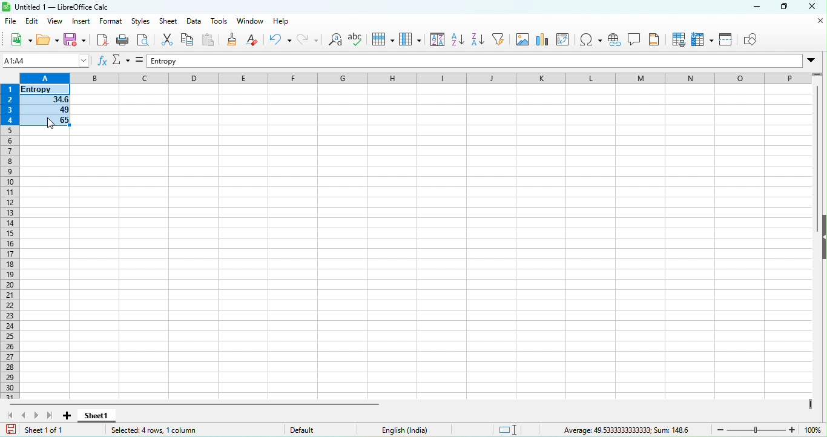 The height and width of the screenshot is (437, 827). Describe the element at coordinates (124, 41) in the screenshot. I see `print` at that location.